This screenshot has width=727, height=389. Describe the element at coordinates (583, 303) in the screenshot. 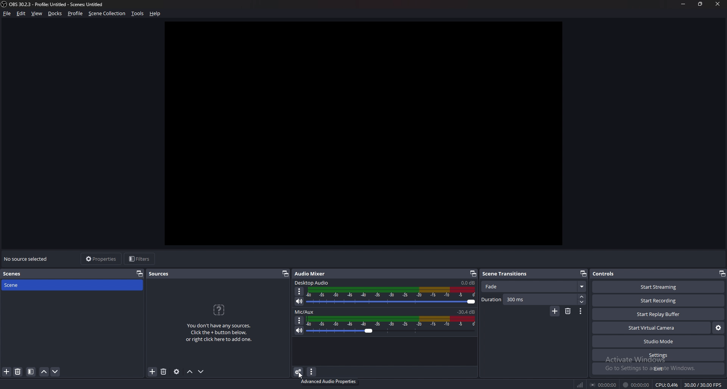

I see `decrease duration` at that location.